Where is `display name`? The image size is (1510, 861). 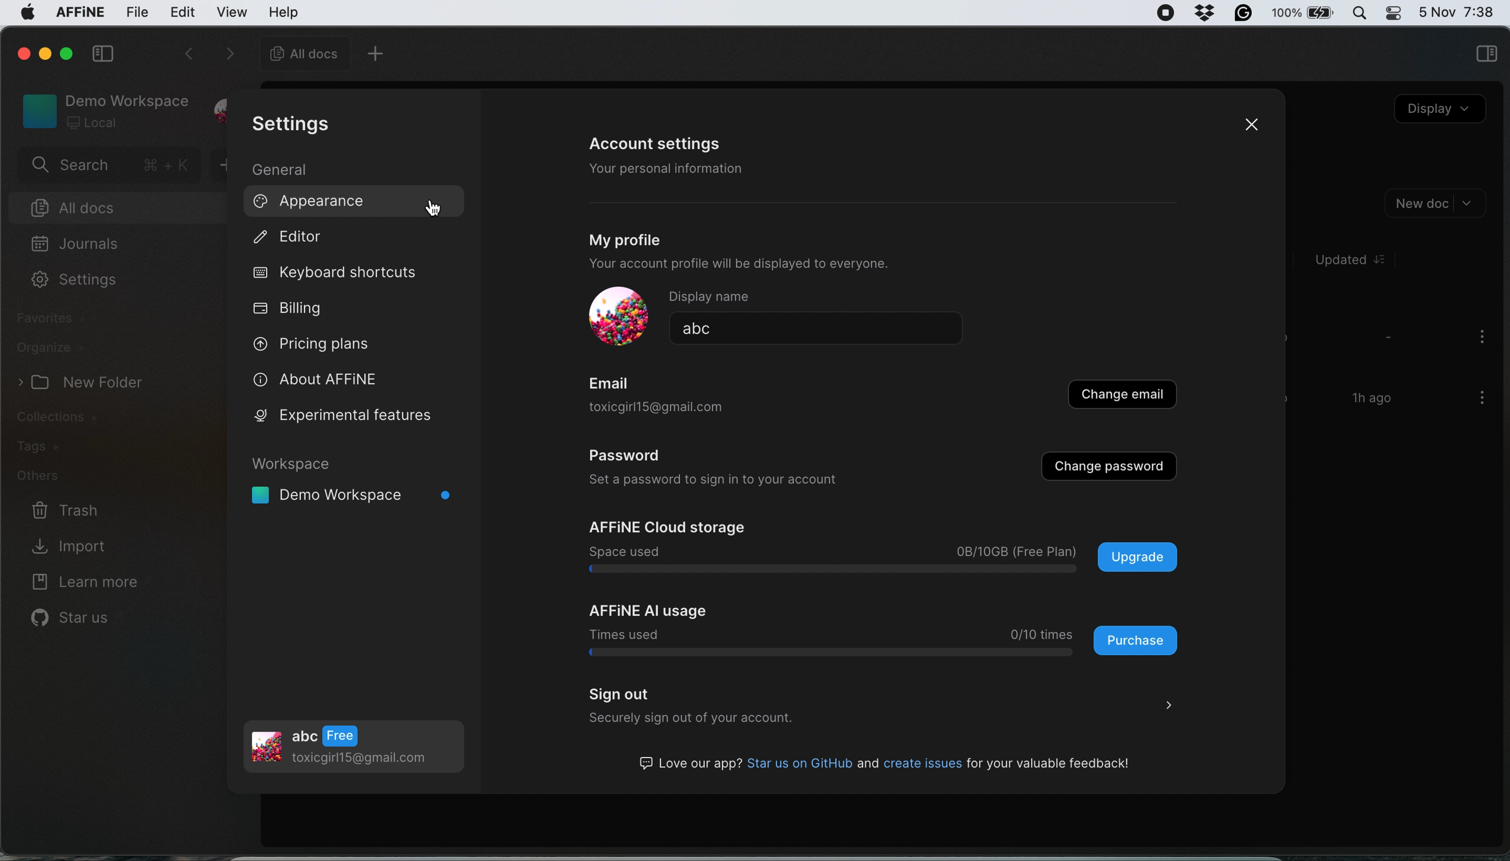 display name is located at coordinates (808, 296).